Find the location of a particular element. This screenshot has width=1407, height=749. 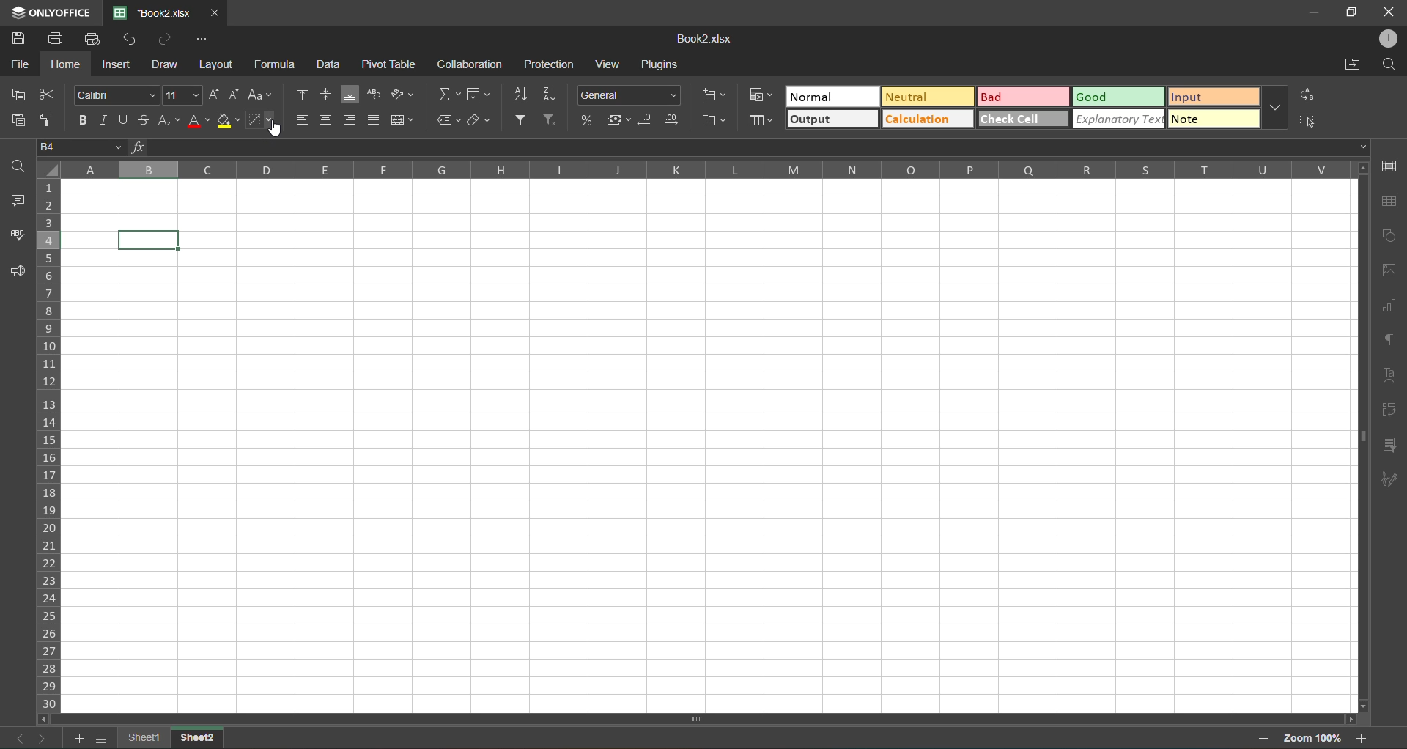

select all is located at coordinates (1307, 119).